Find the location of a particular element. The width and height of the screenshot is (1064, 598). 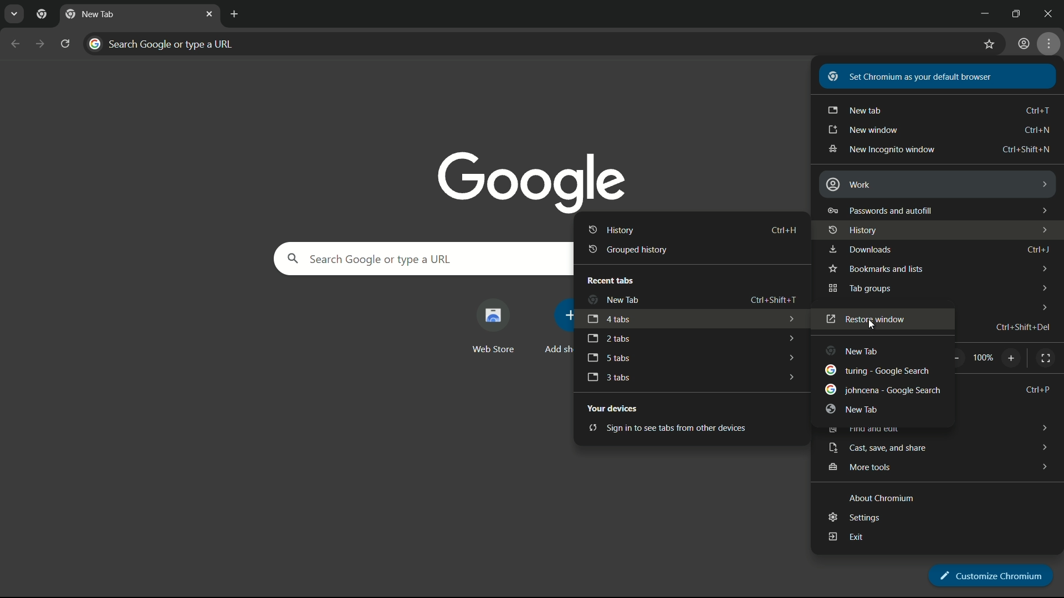

history is located at coordinates (610, 229).